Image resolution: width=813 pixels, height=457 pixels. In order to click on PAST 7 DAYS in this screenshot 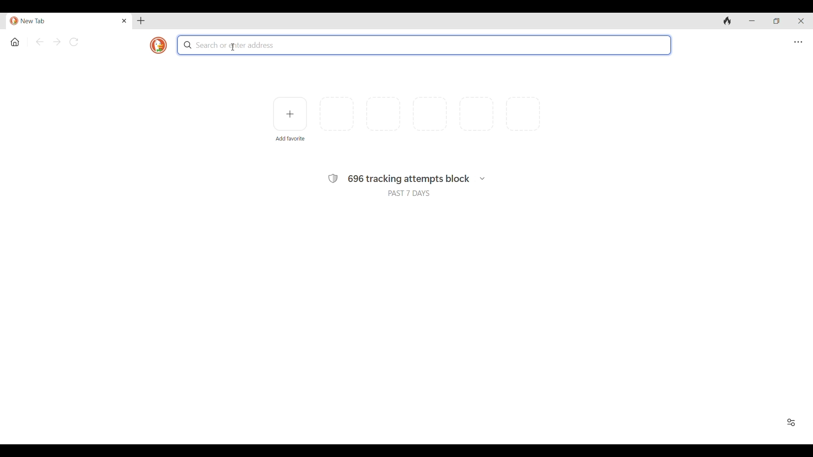, I will do `click(409, 194)`.